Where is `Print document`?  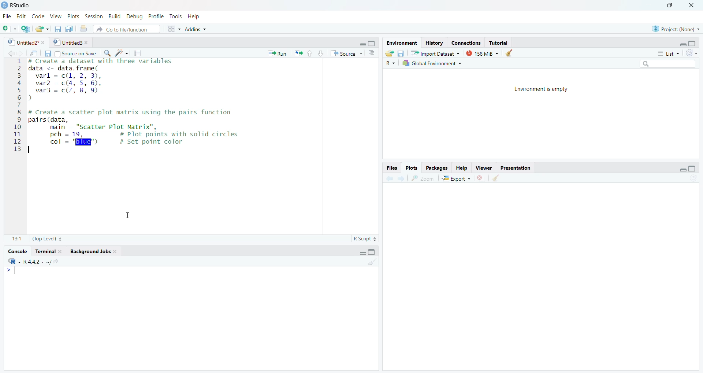
Print document is located at coordinates (84, 29).